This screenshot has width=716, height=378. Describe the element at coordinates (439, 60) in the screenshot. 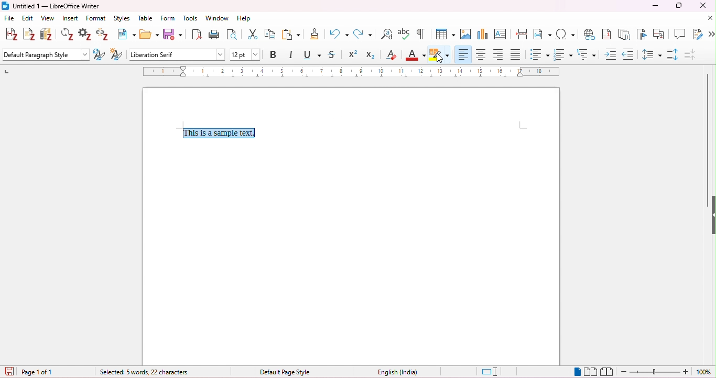

I see `cursor` at that location.